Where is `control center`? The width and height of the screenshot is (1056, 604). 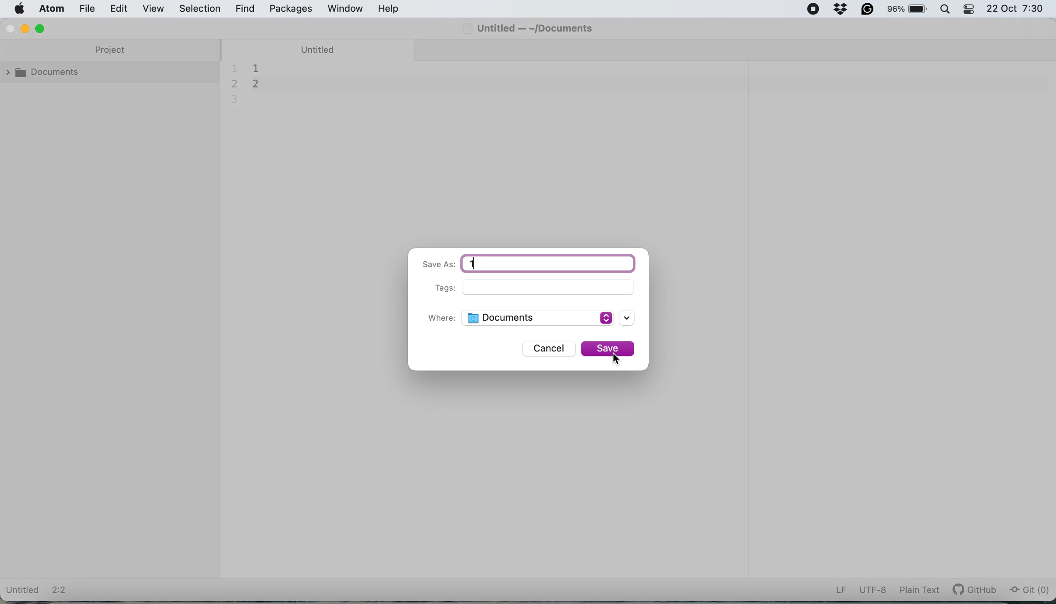 control center is located at coordinates (968, 9).